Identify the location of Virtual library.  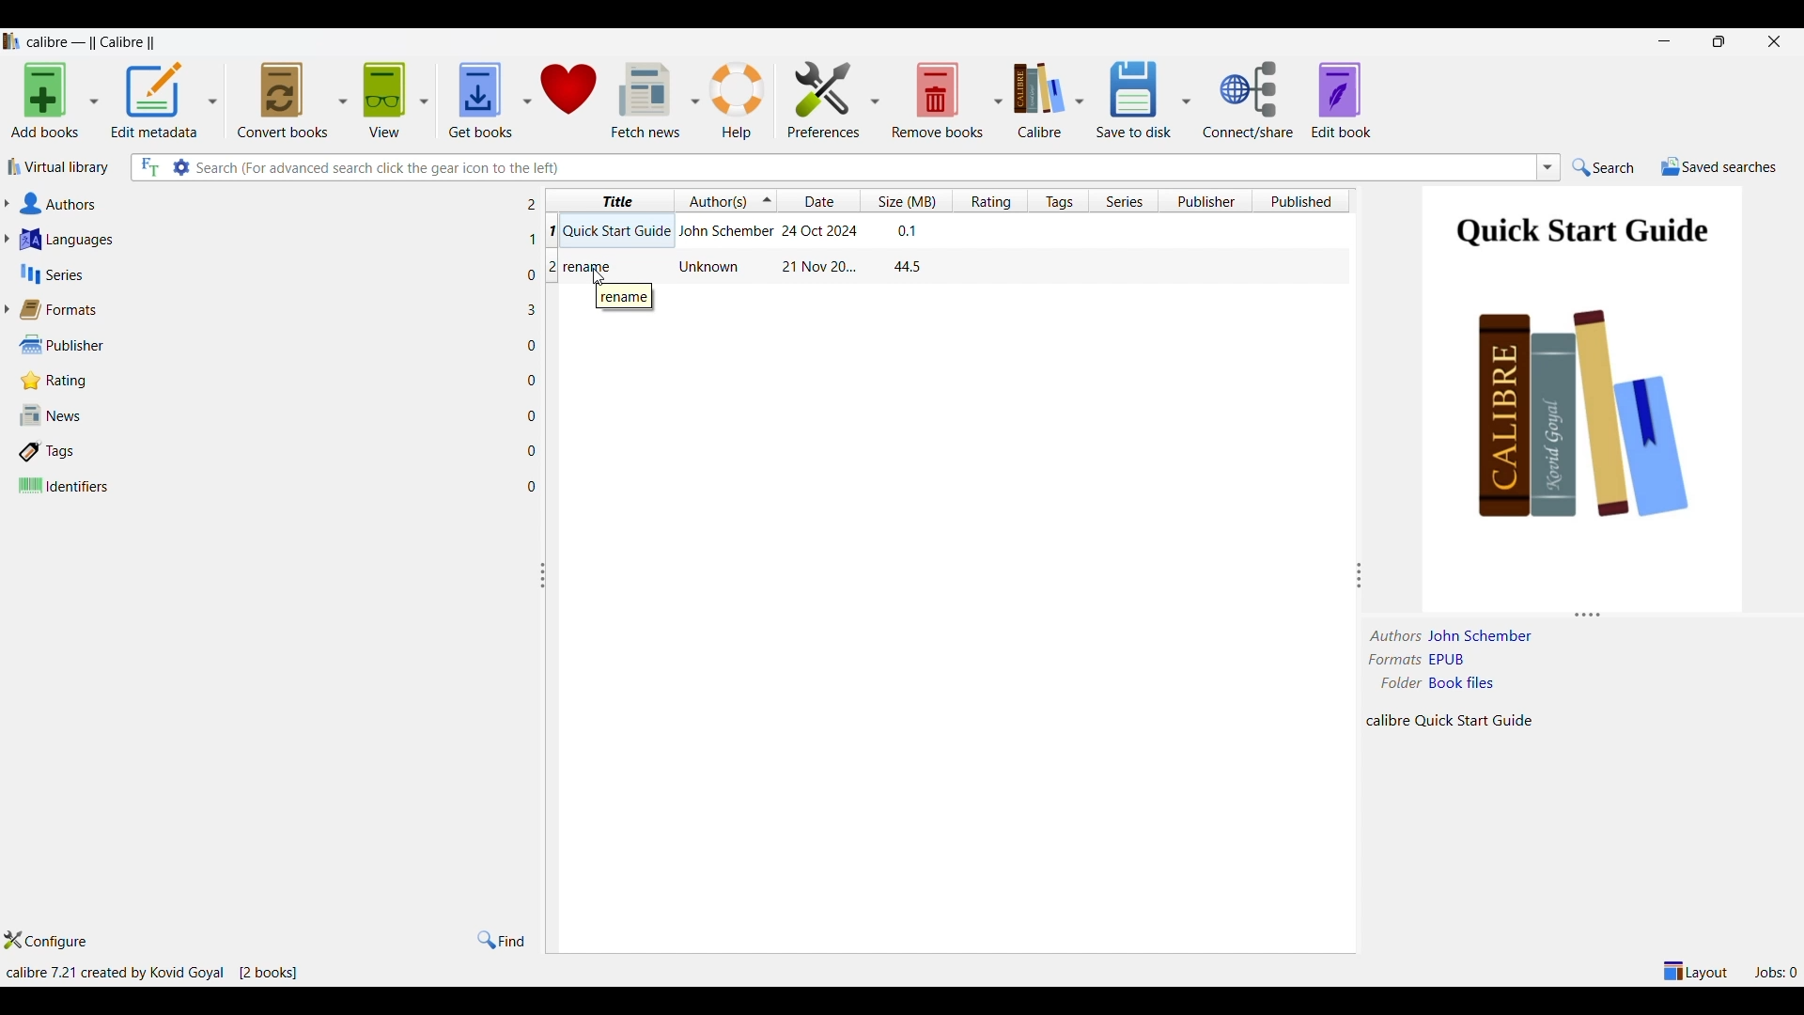
(58, 167).